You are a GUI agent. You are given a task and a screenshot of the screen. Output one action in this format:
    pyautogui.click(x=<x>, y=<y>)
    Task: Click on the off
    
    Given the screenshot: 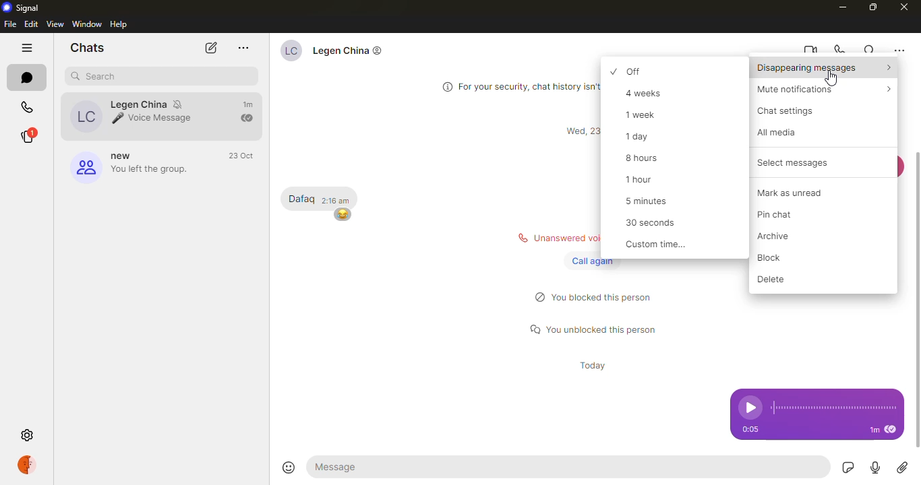 What is the action you would take?
    pyautogui.click(x=647, y=71)
    